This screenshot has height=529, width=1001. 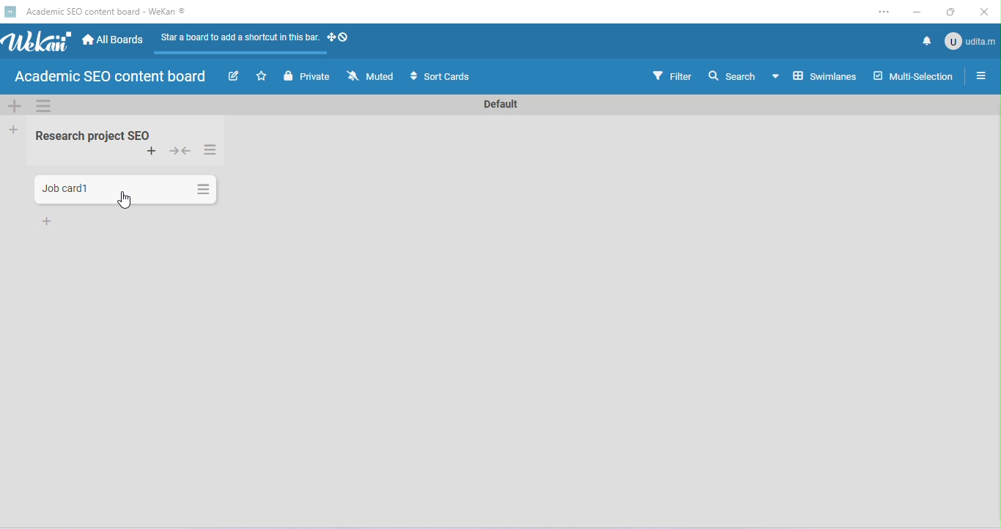 I want to click on maximize, so click(x=951, y=12).